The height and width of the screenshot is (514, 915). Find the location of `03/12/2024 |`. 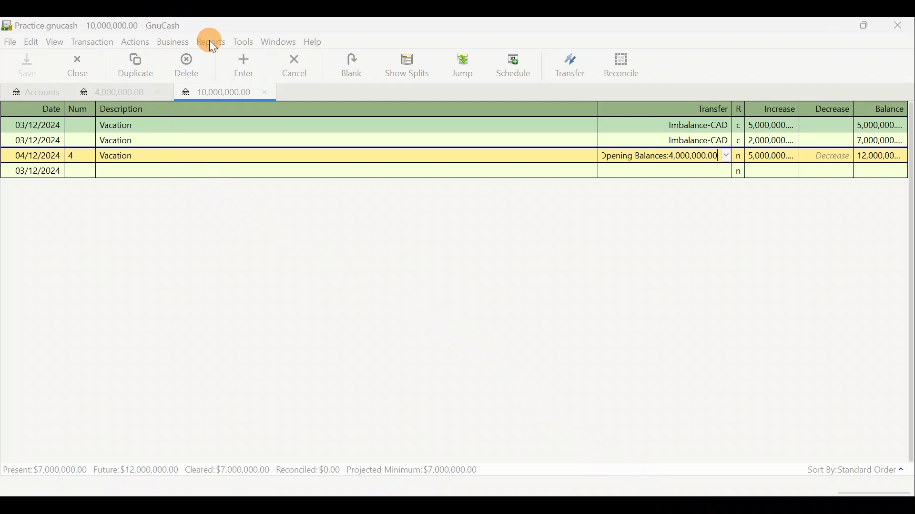

03/12/2024 | is located at coordinates (39, 124).